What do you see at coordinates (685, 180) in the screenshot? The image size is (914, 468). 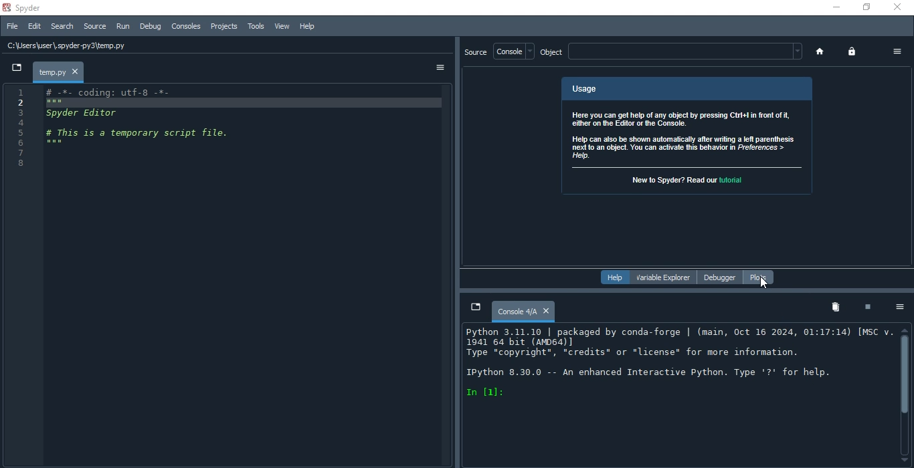 I see `New to Spyder? Read our tutorial` at bounding box center [685, 180].